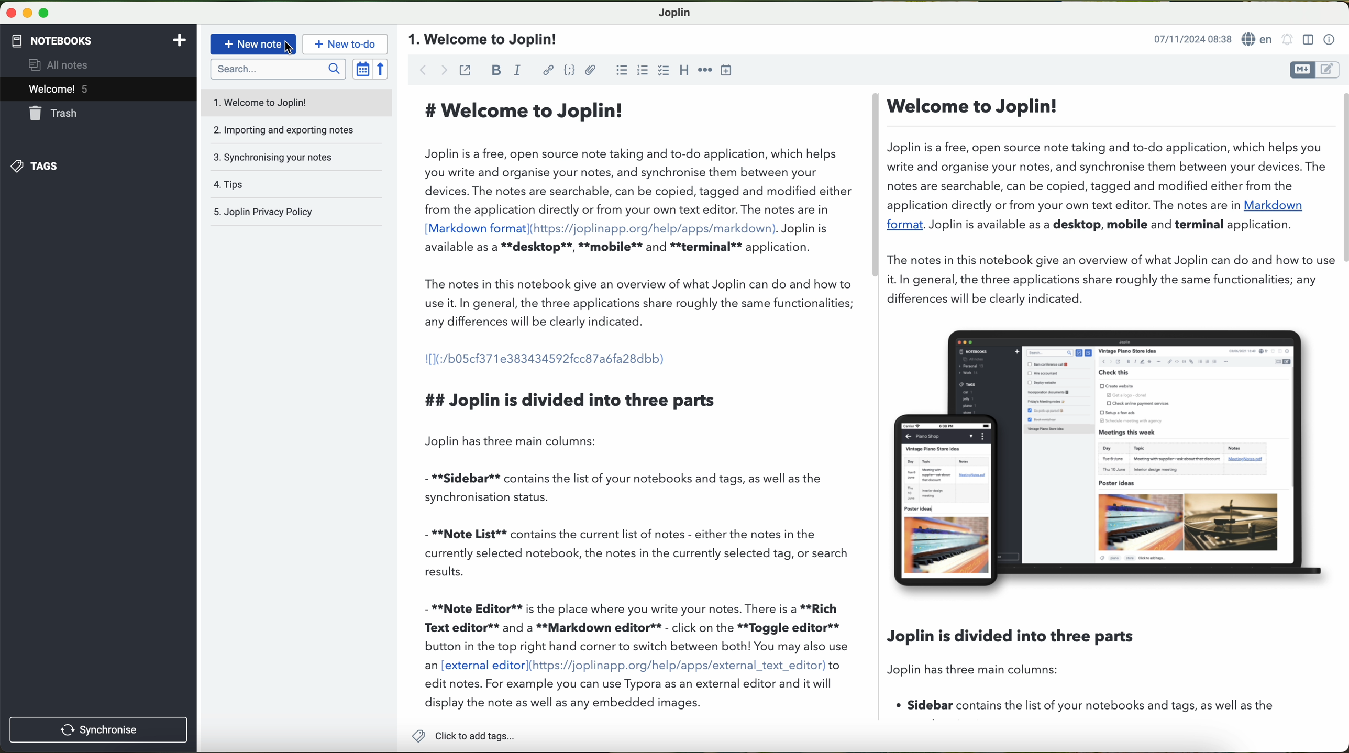  I want to click on synchronising your notes, so click(297, 158).